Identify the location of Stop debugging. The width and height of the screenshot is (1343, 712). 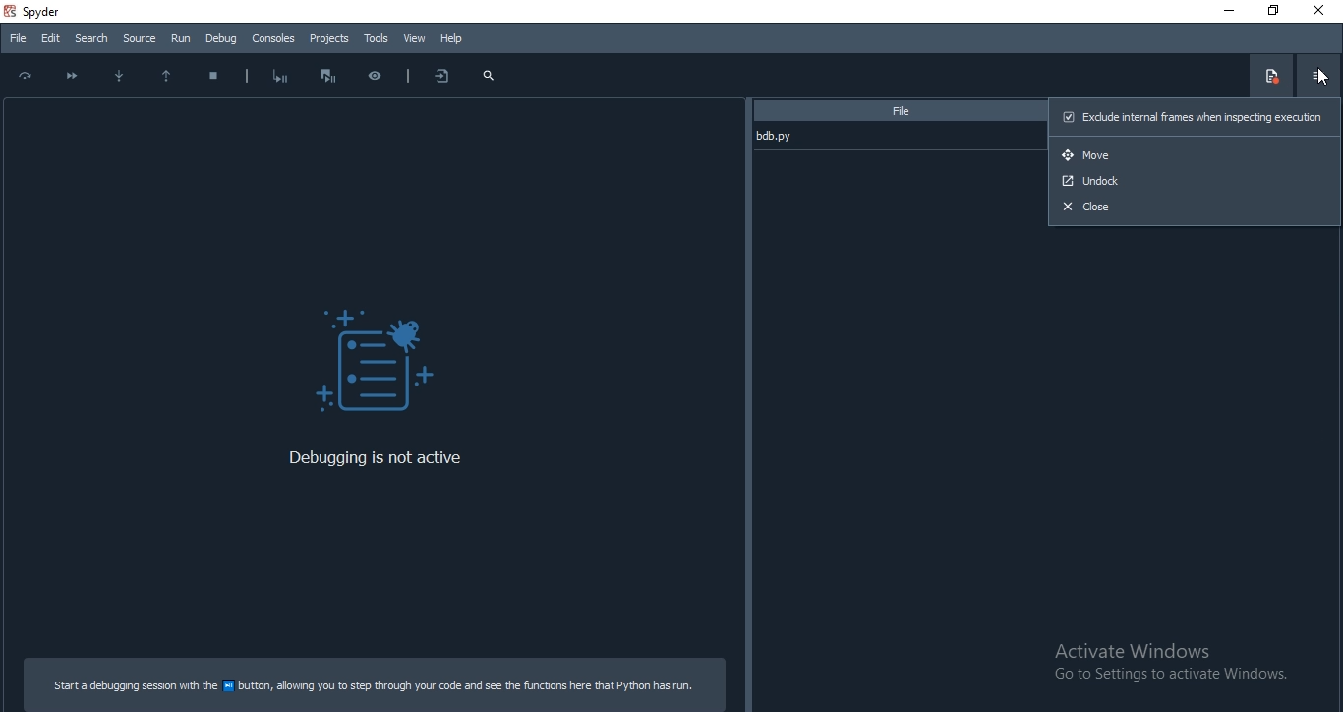
(214, 79).